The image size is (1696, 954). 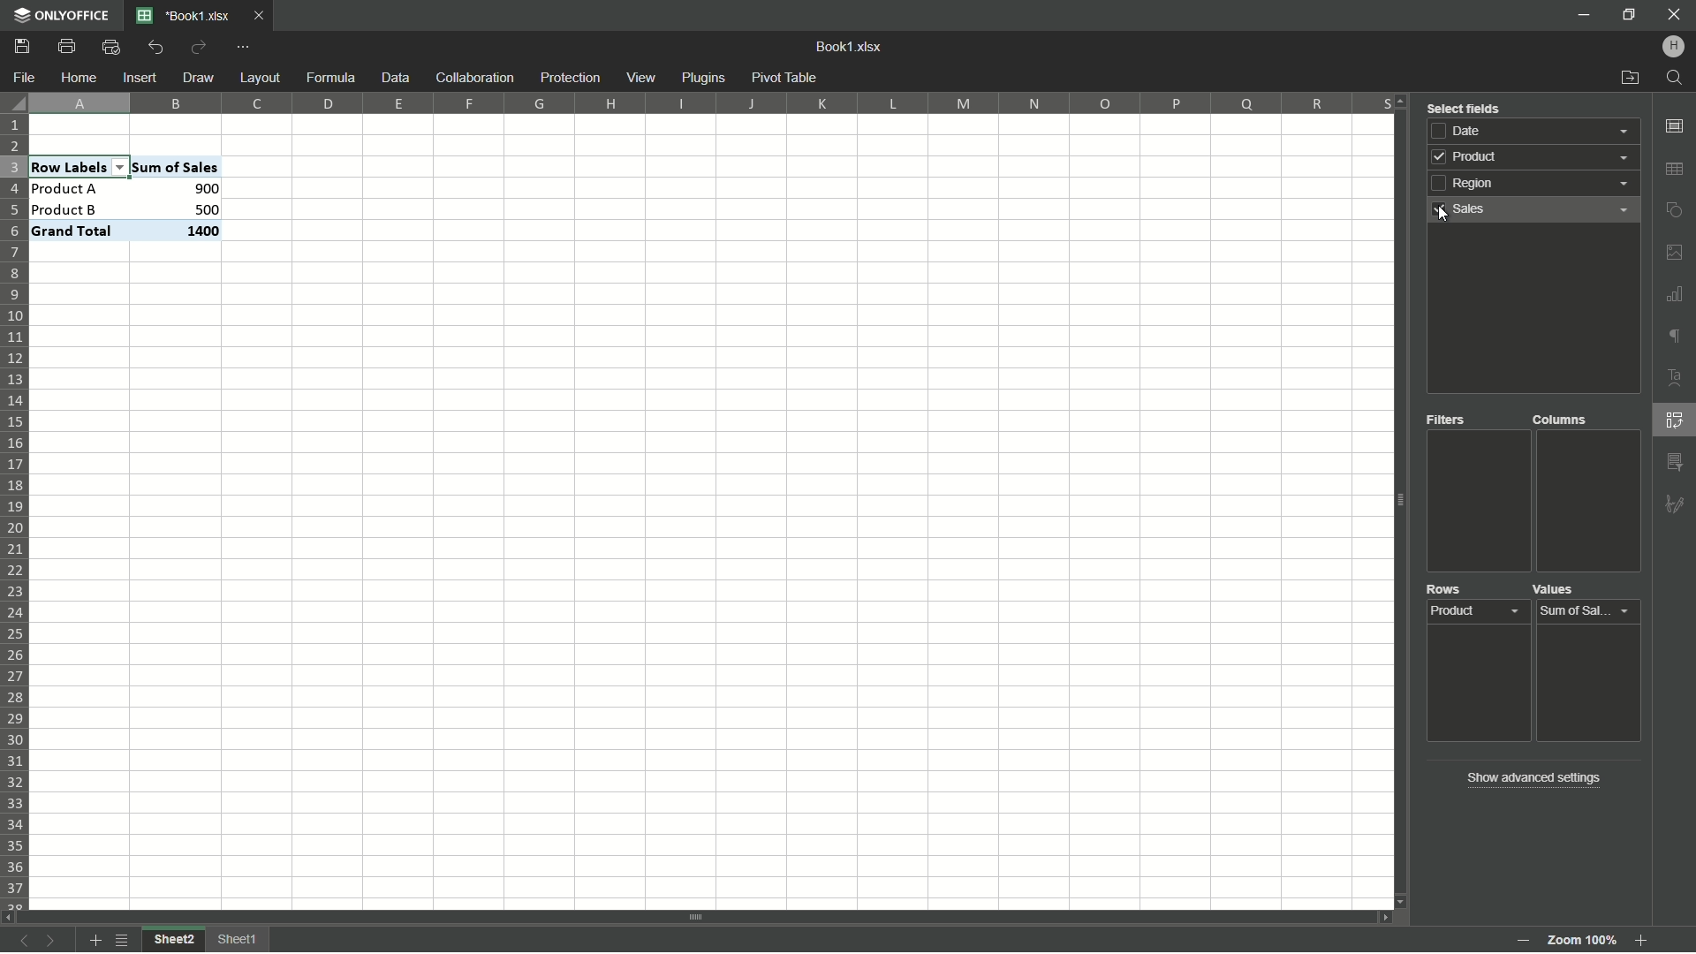 I want to click on insert chart, so click(x=1675, y=293).